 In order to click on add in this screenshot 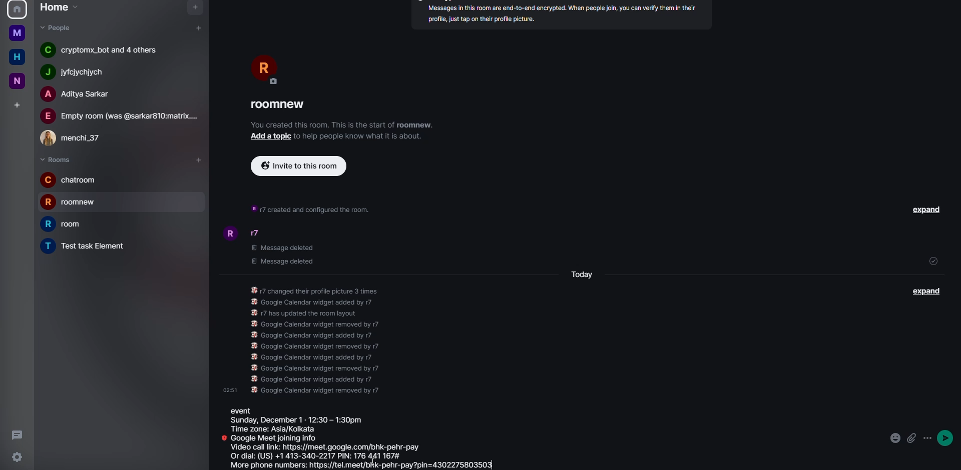, I will do `click(196, 159)`.